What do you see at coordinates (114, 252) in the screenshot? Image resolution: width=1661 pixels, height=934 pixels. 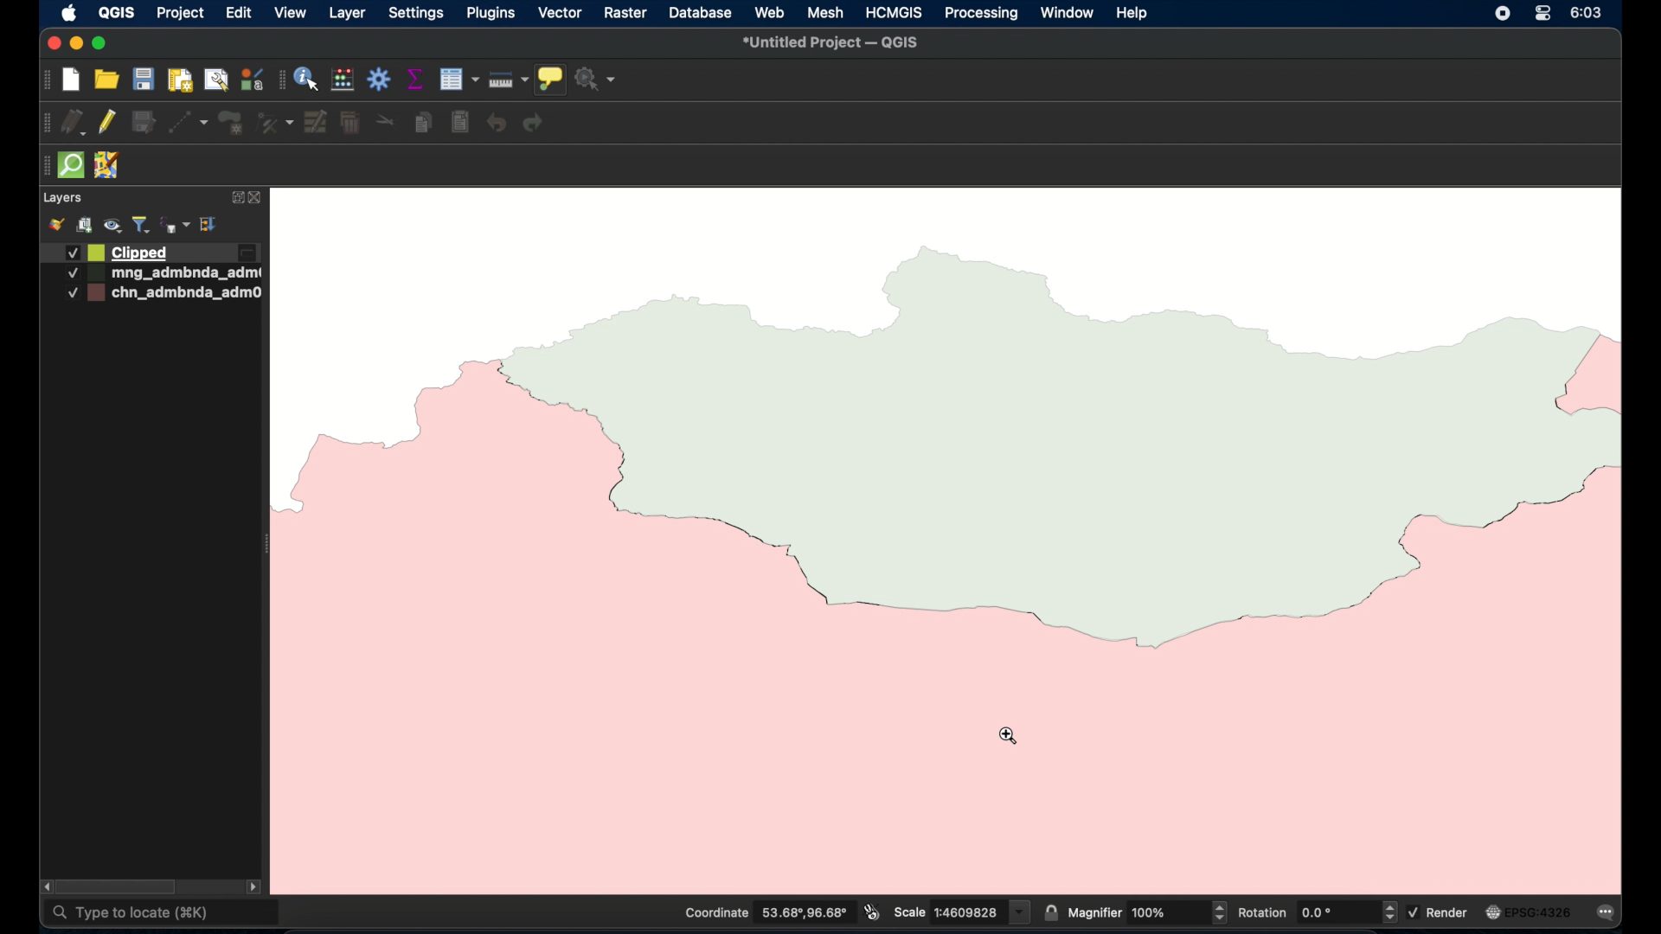 I see `clipped layer` at bounding box center [114, 252].